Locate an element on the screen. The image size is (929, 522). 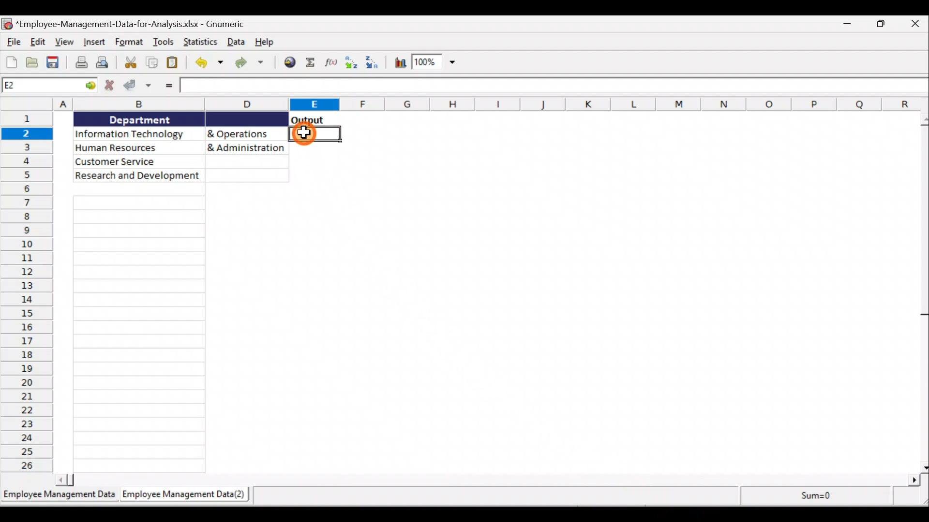
Redo undone action is located at coordinates (253, 64).